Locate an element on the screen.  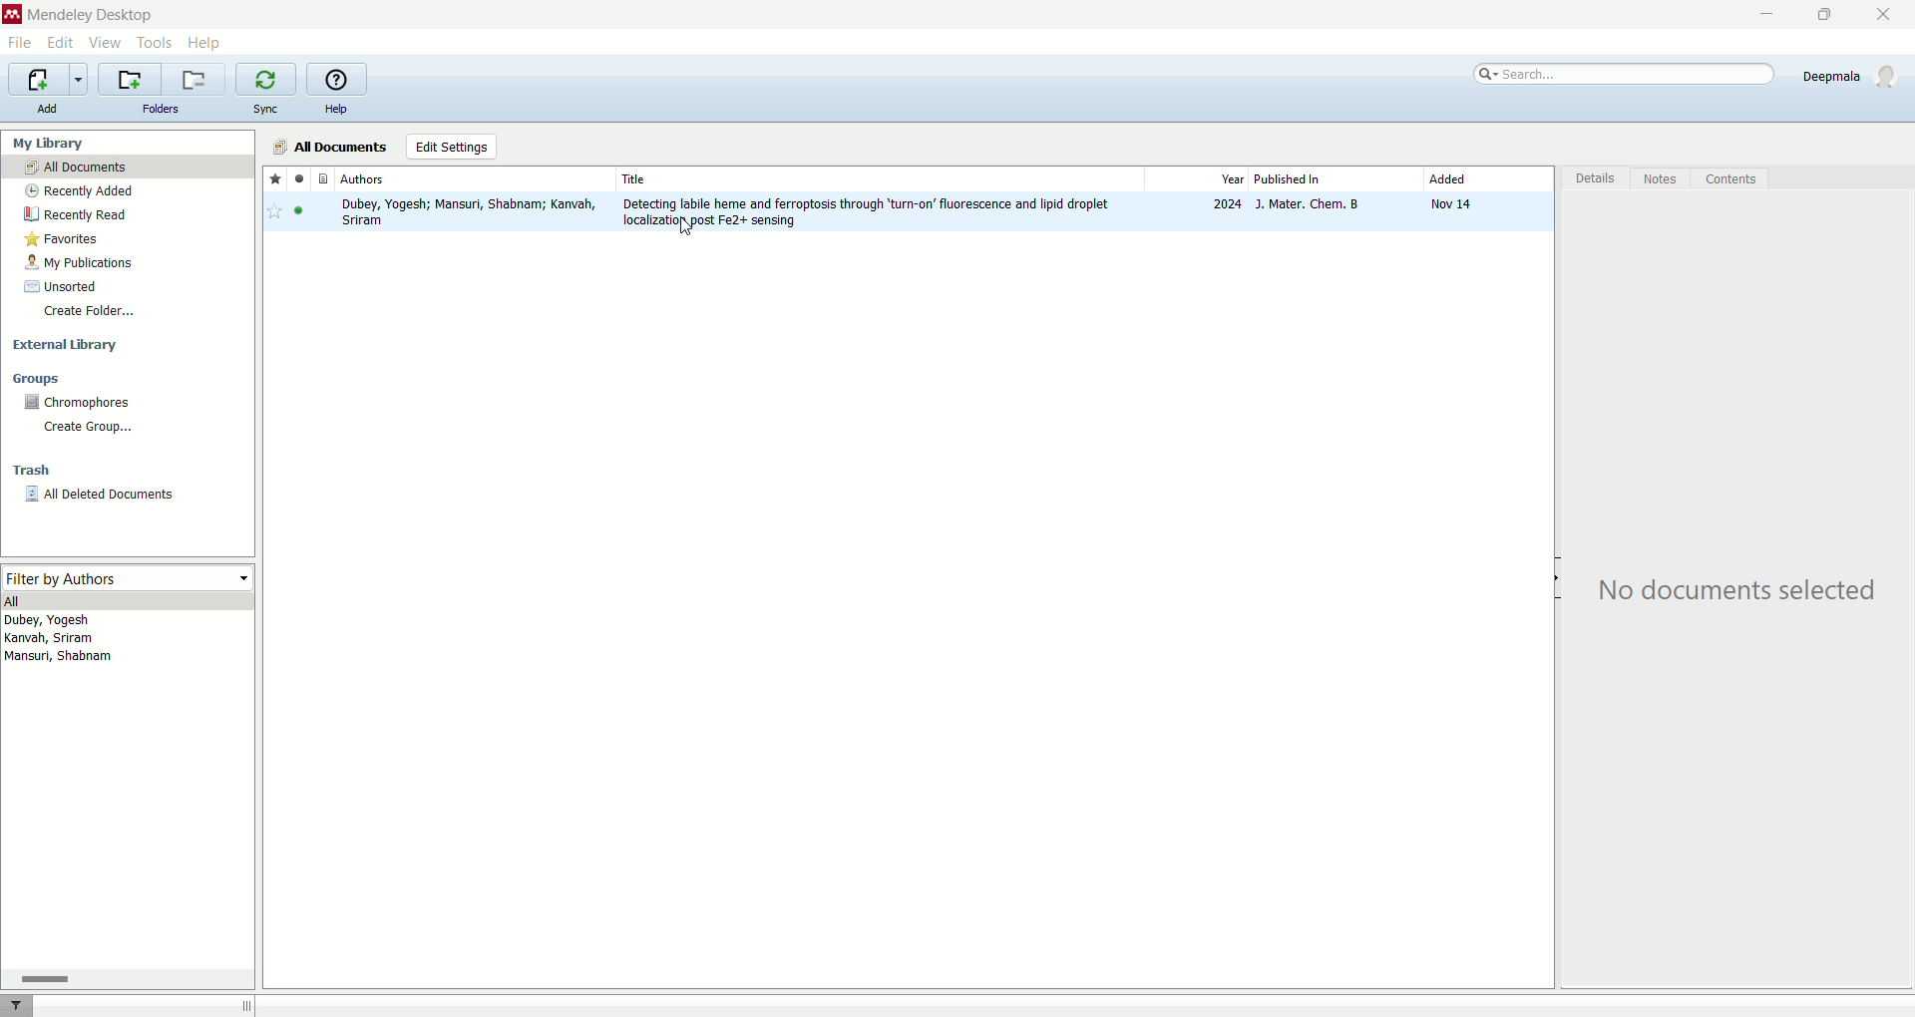
tools is located at coordinates (155, 42).